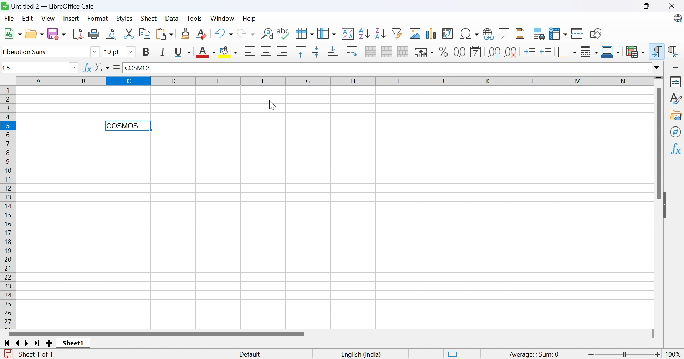  What do you see at coordinates (49, 6) in the screenshot?
I see `Untitled 2 - LibreOffice Calc` at bounding box center [49, 6].